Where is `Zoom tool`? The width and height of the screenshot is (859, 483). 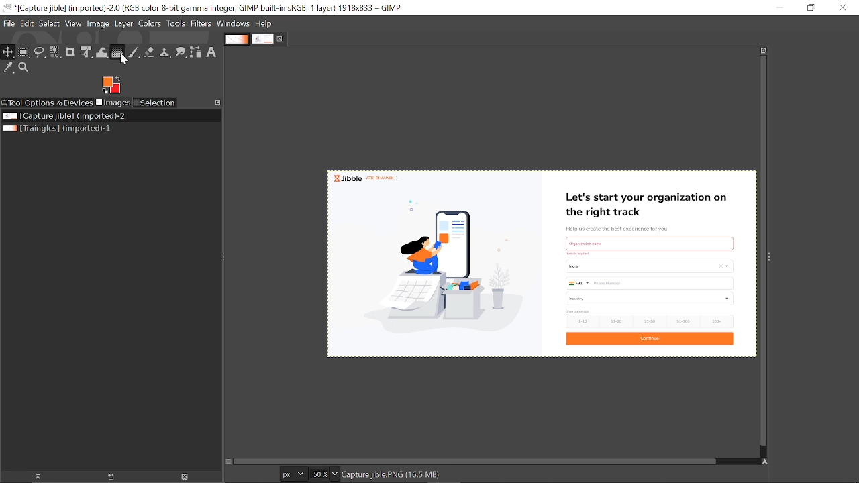 Zoom tool is located at coordinates (23, 67).